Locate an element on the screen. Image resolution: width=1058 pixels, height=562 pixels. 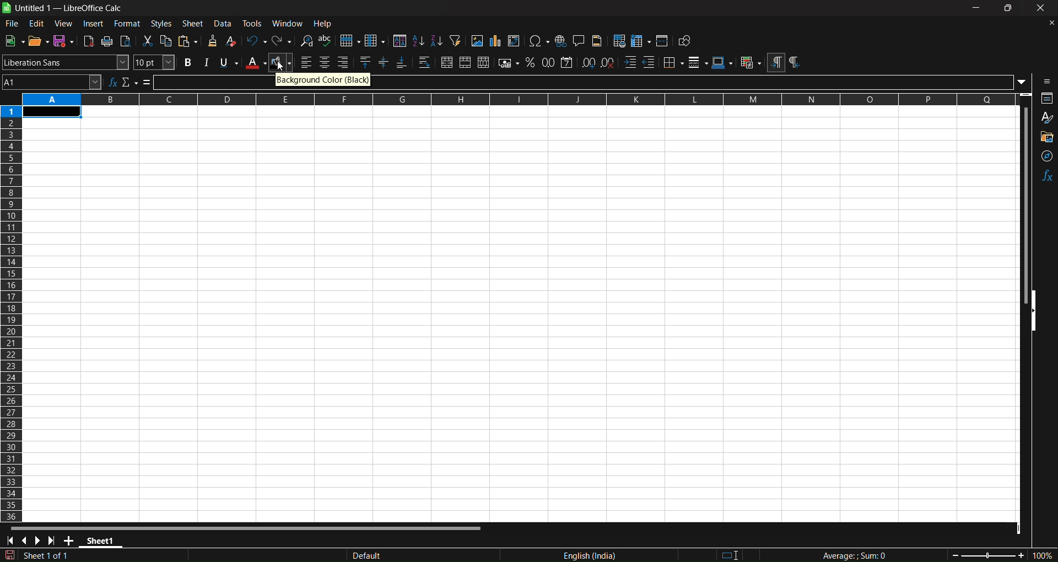
The document has been modified. Click to save. is located at coordinates (40, 555).